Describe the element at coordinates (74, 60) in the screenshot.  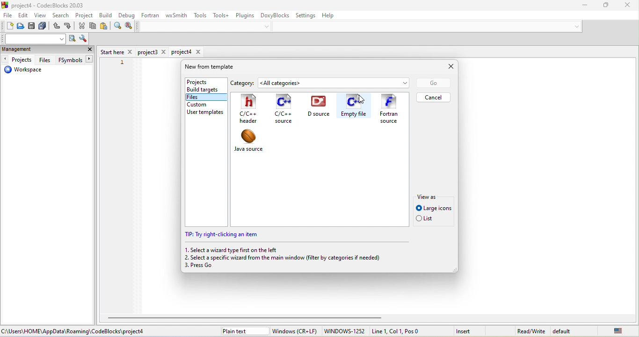
I see `fsymbols` at that location.